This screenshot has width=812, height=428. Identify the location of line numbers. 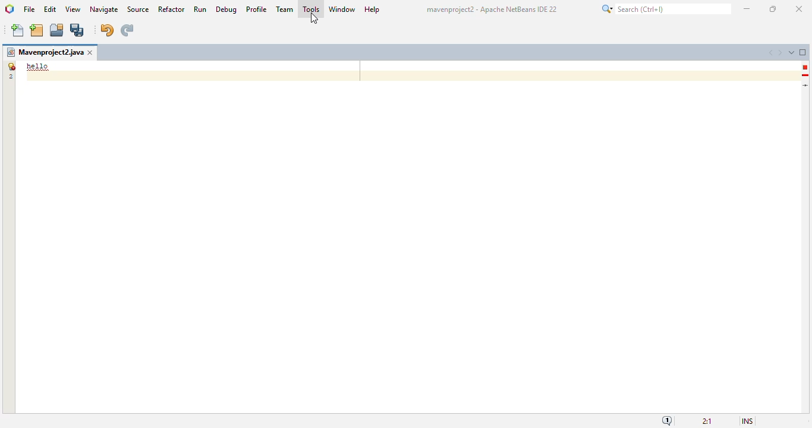
(10, 71).